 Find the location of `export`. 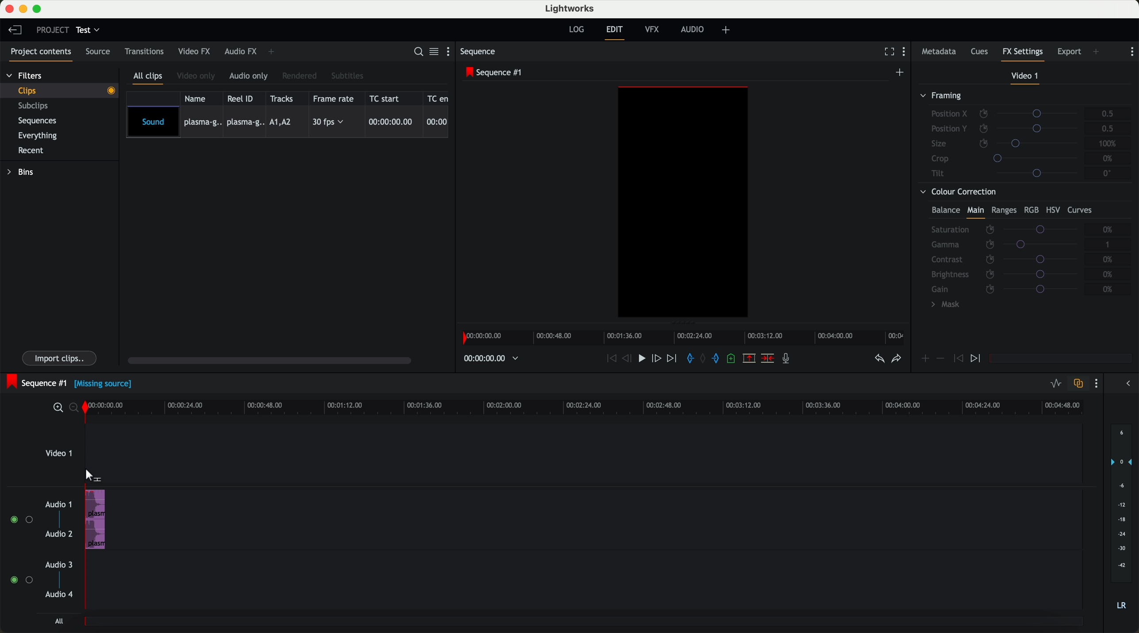

export is located at coordinates (1068, 51).